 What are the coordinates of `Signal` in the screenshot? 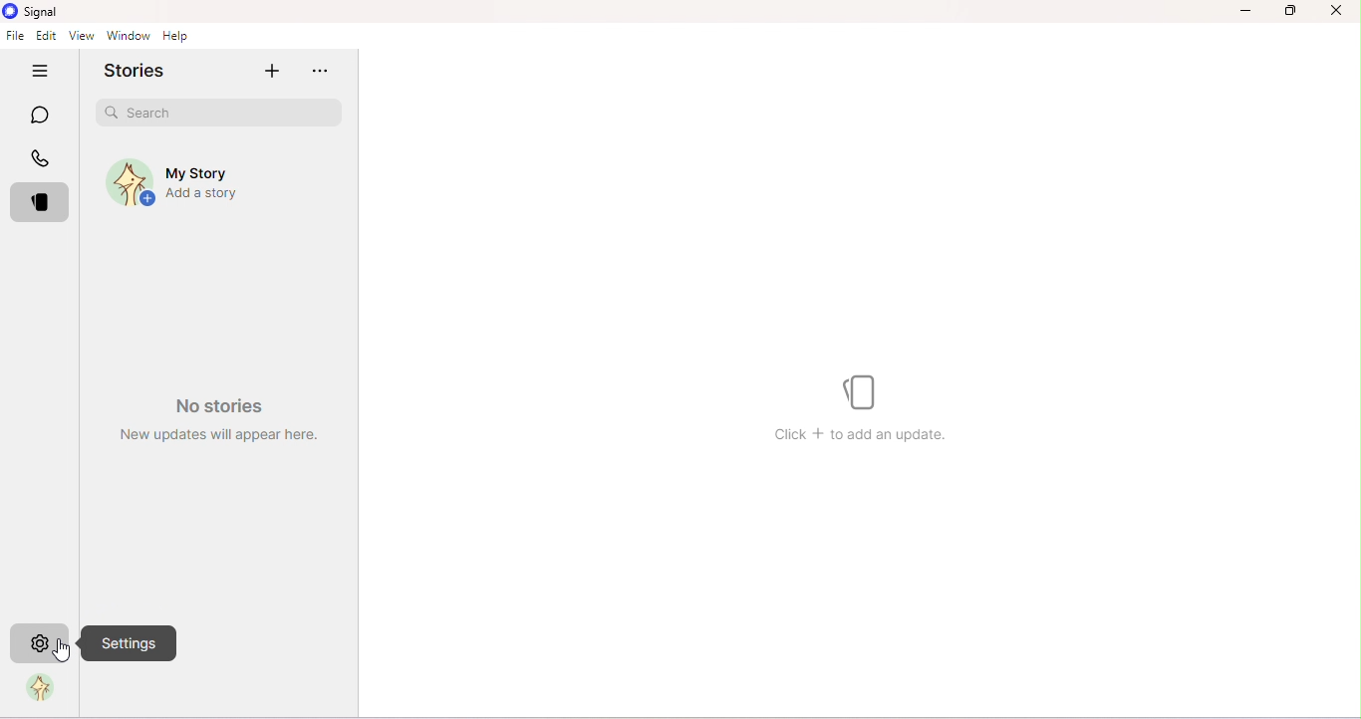 It's located at (38, 12).